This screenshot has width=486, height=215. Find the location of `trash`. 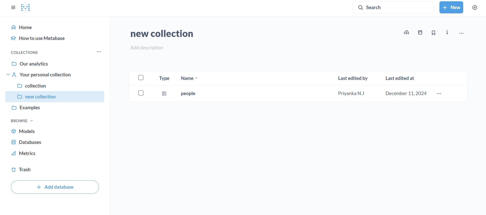

trash is located at coordinates (56, 169).